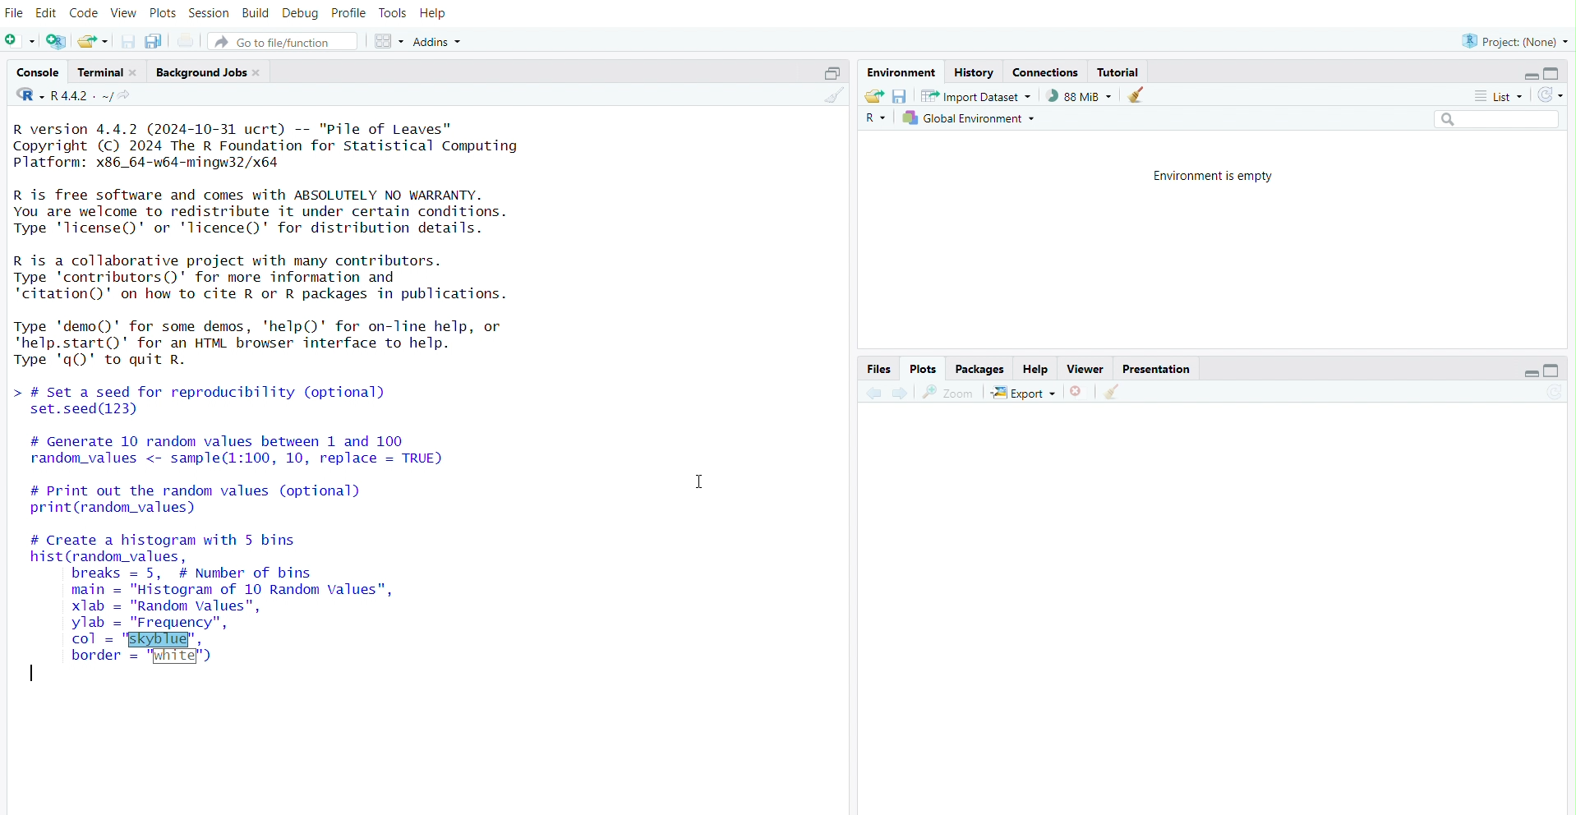 The height and width of the screenshot is (815, 1576). What do you see at coordinates (47, 11) in the screenshot?
I see `edit` at bounding box center [47, 11].